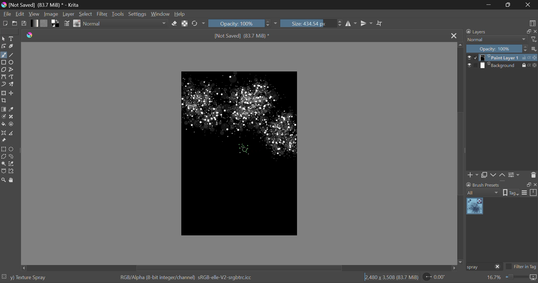 The image size is (538, 283). Describe the element at coordinates (473, 176) in the screenshot. I see `Add Layer` at that location.